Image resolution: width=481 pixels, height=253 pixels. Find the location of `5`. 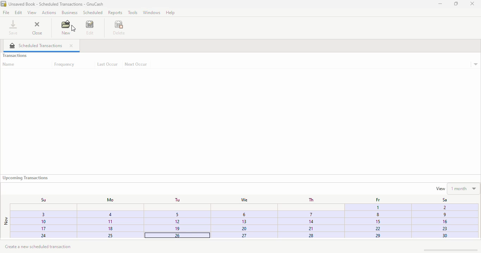

5 is located at coordinates (178, 214).